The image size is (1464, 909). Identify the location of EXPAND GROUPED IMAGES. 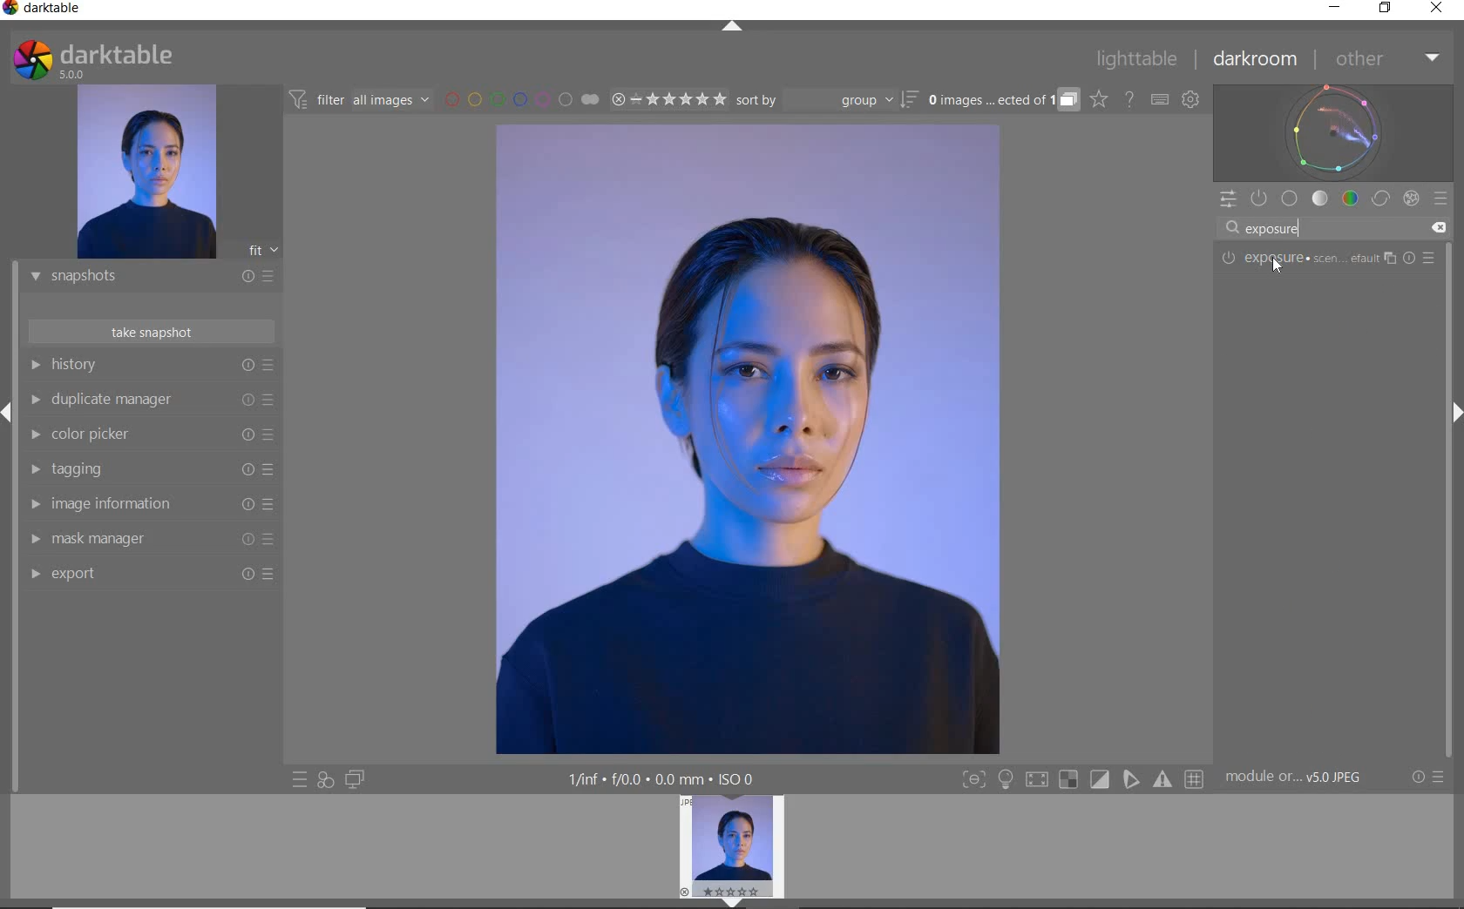
(1003, 101).